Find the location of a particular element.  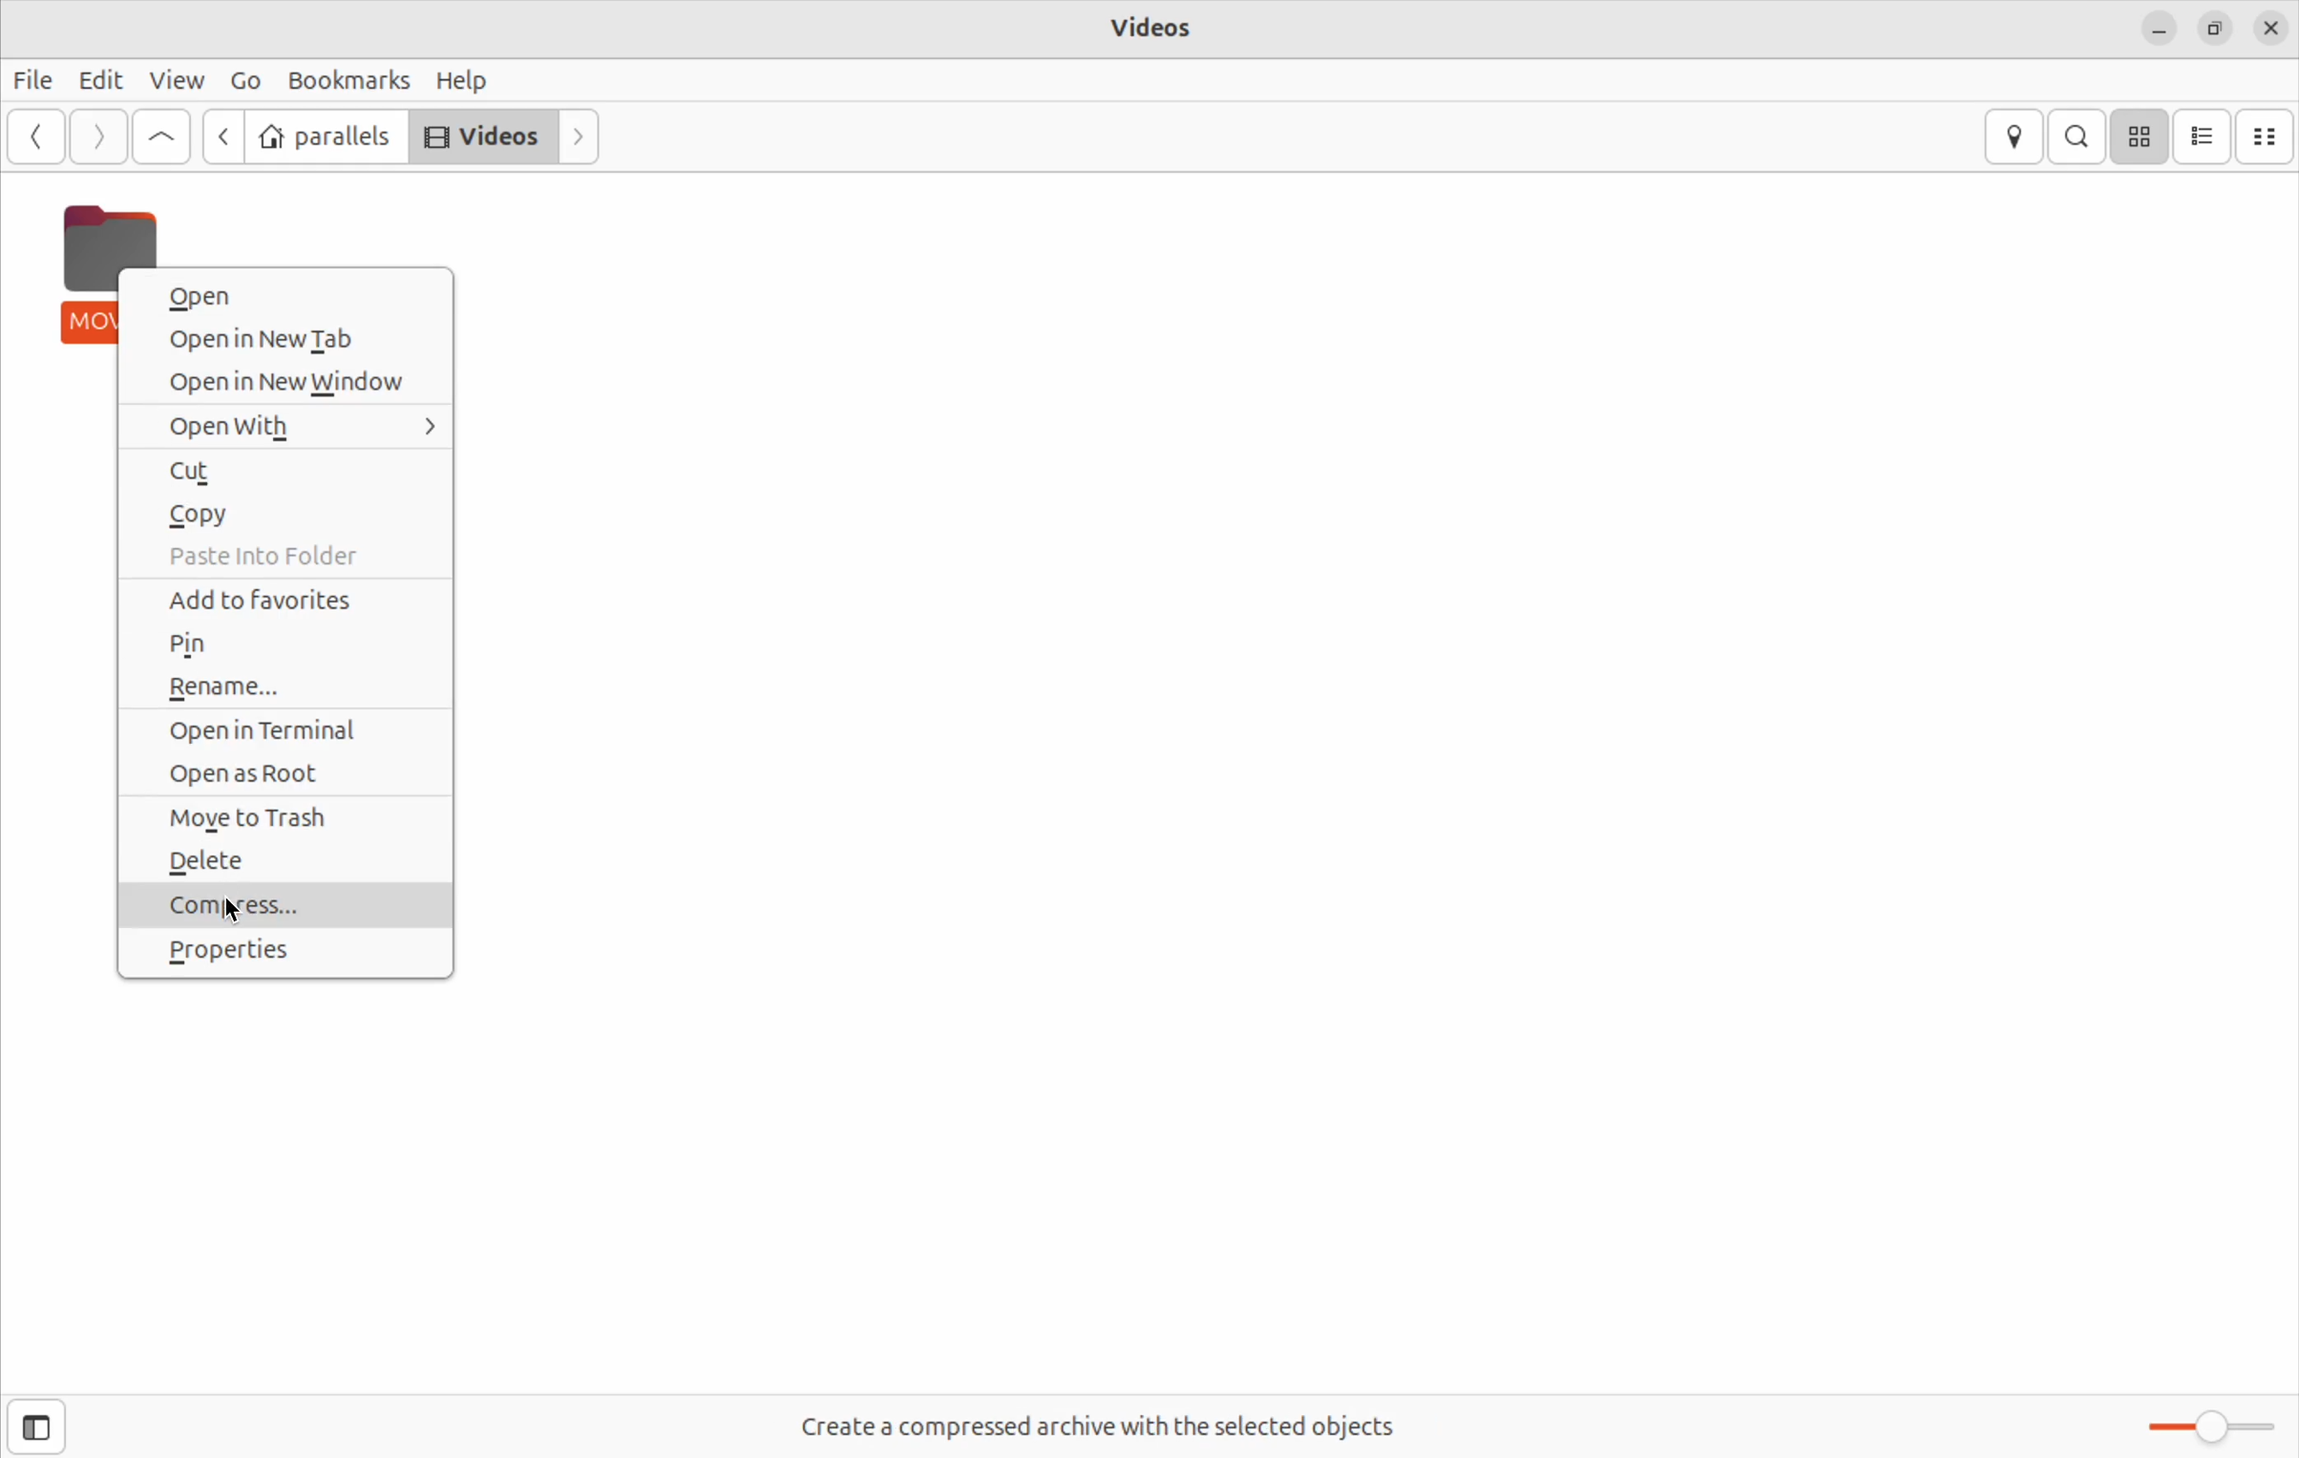

compact view is located at coordinates (2267, 136).